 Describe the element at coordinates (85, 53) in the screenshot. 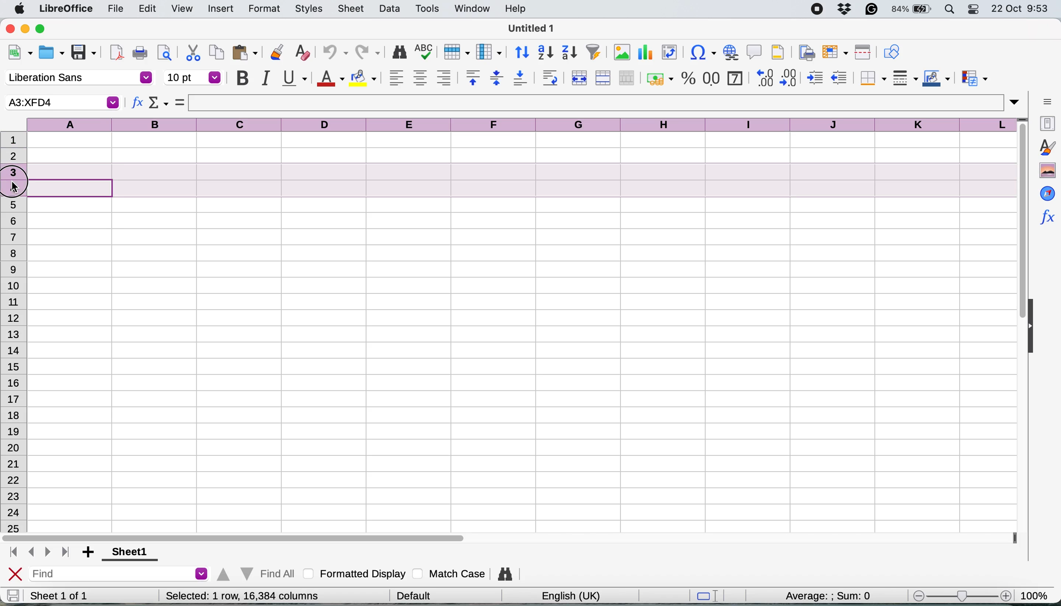

I see `save` at that location.